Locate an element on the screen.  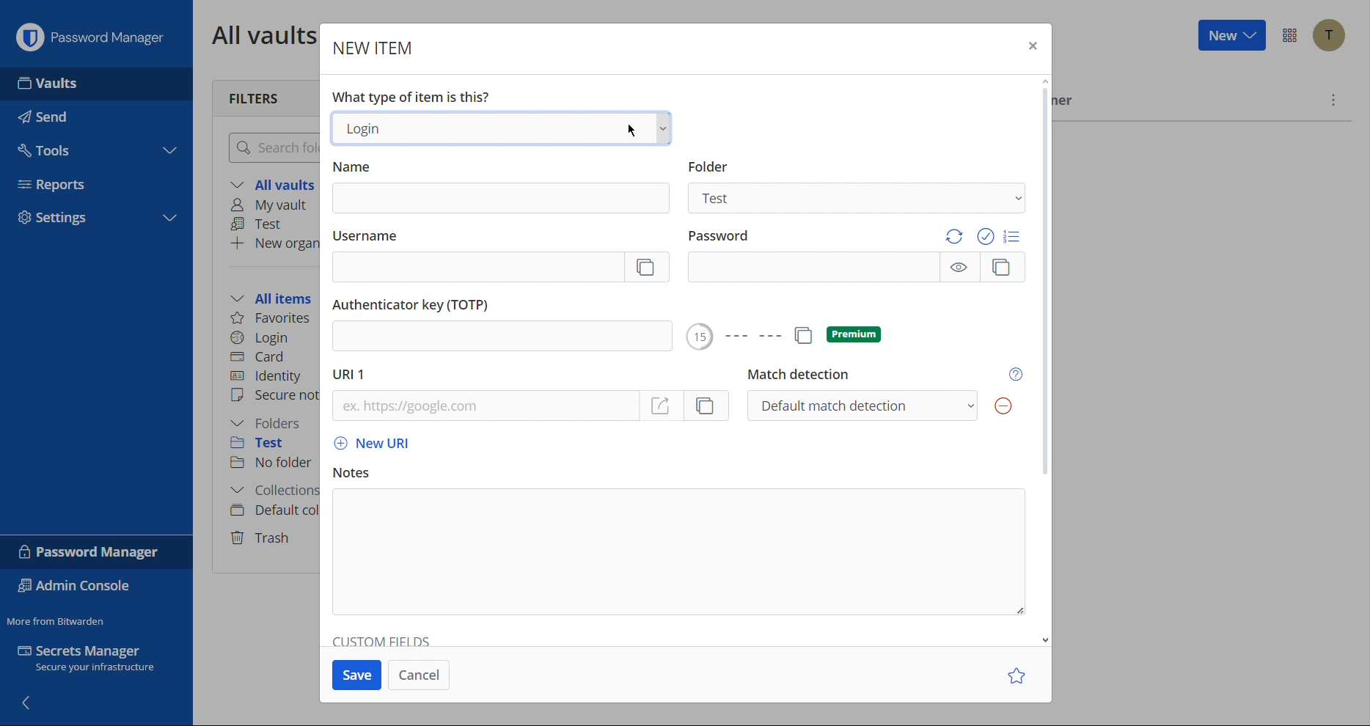
Username is located at coordinates (376, 237).